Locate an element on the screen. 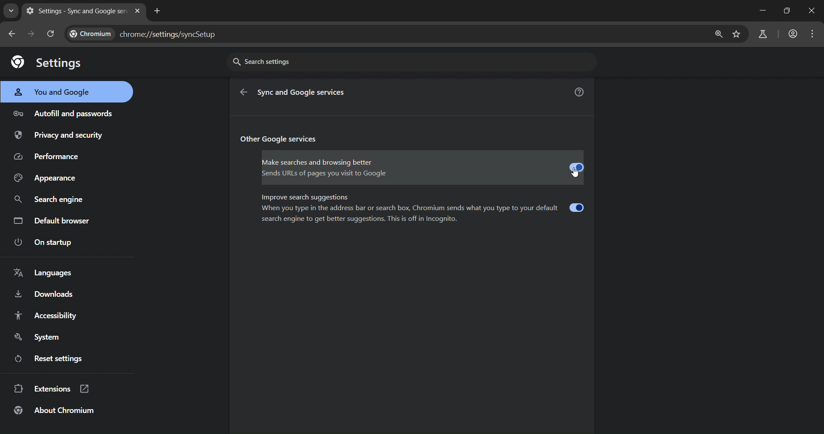  Seeting - Sync and Google is located at coordinates (77, 11).